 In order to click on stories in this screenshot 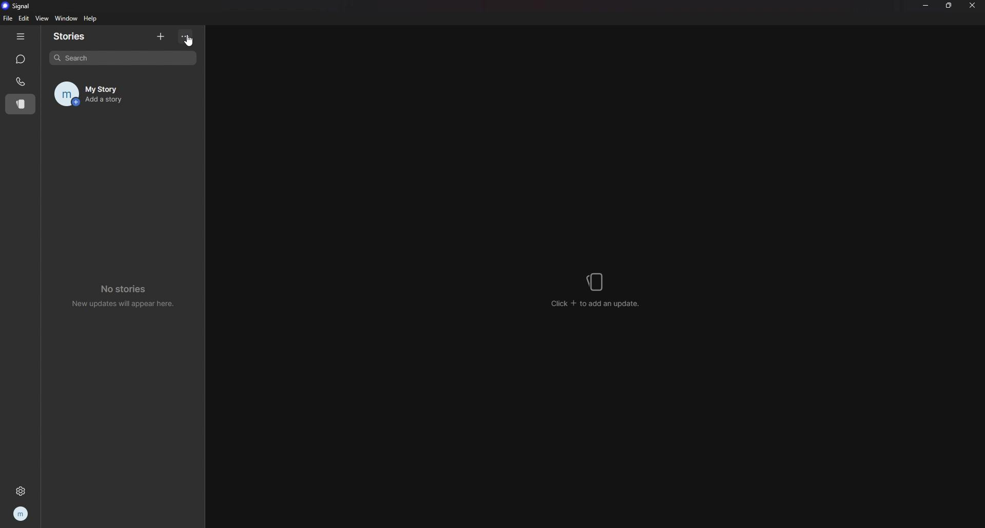, I will do `click(21, 104)`.